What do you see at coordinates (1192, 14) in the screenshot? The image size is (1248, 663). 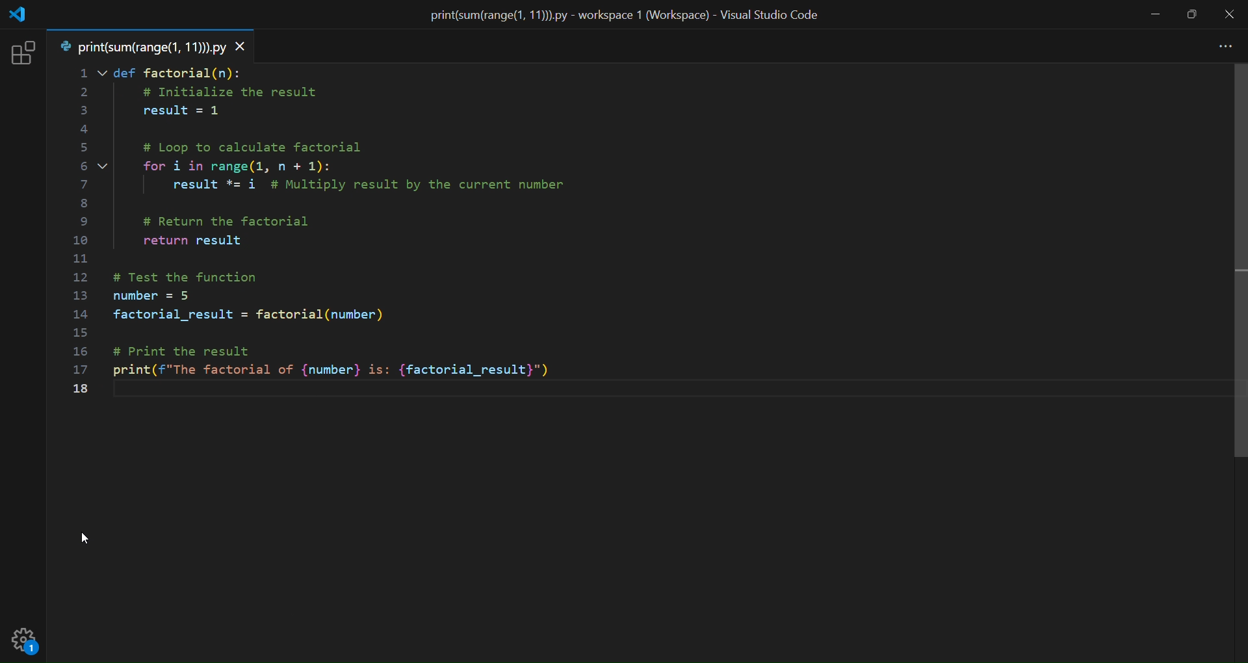 I see `maximize` at bounding box center [1192, 14].